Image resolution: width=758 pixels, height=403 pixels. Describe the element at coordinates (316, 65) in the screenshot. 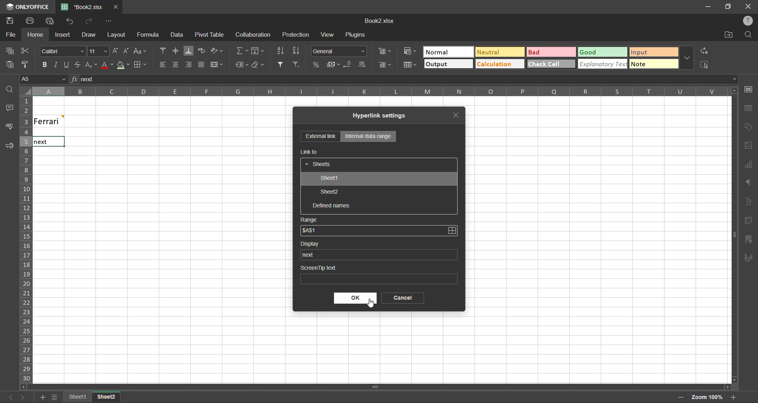

I see `percent` at that location.